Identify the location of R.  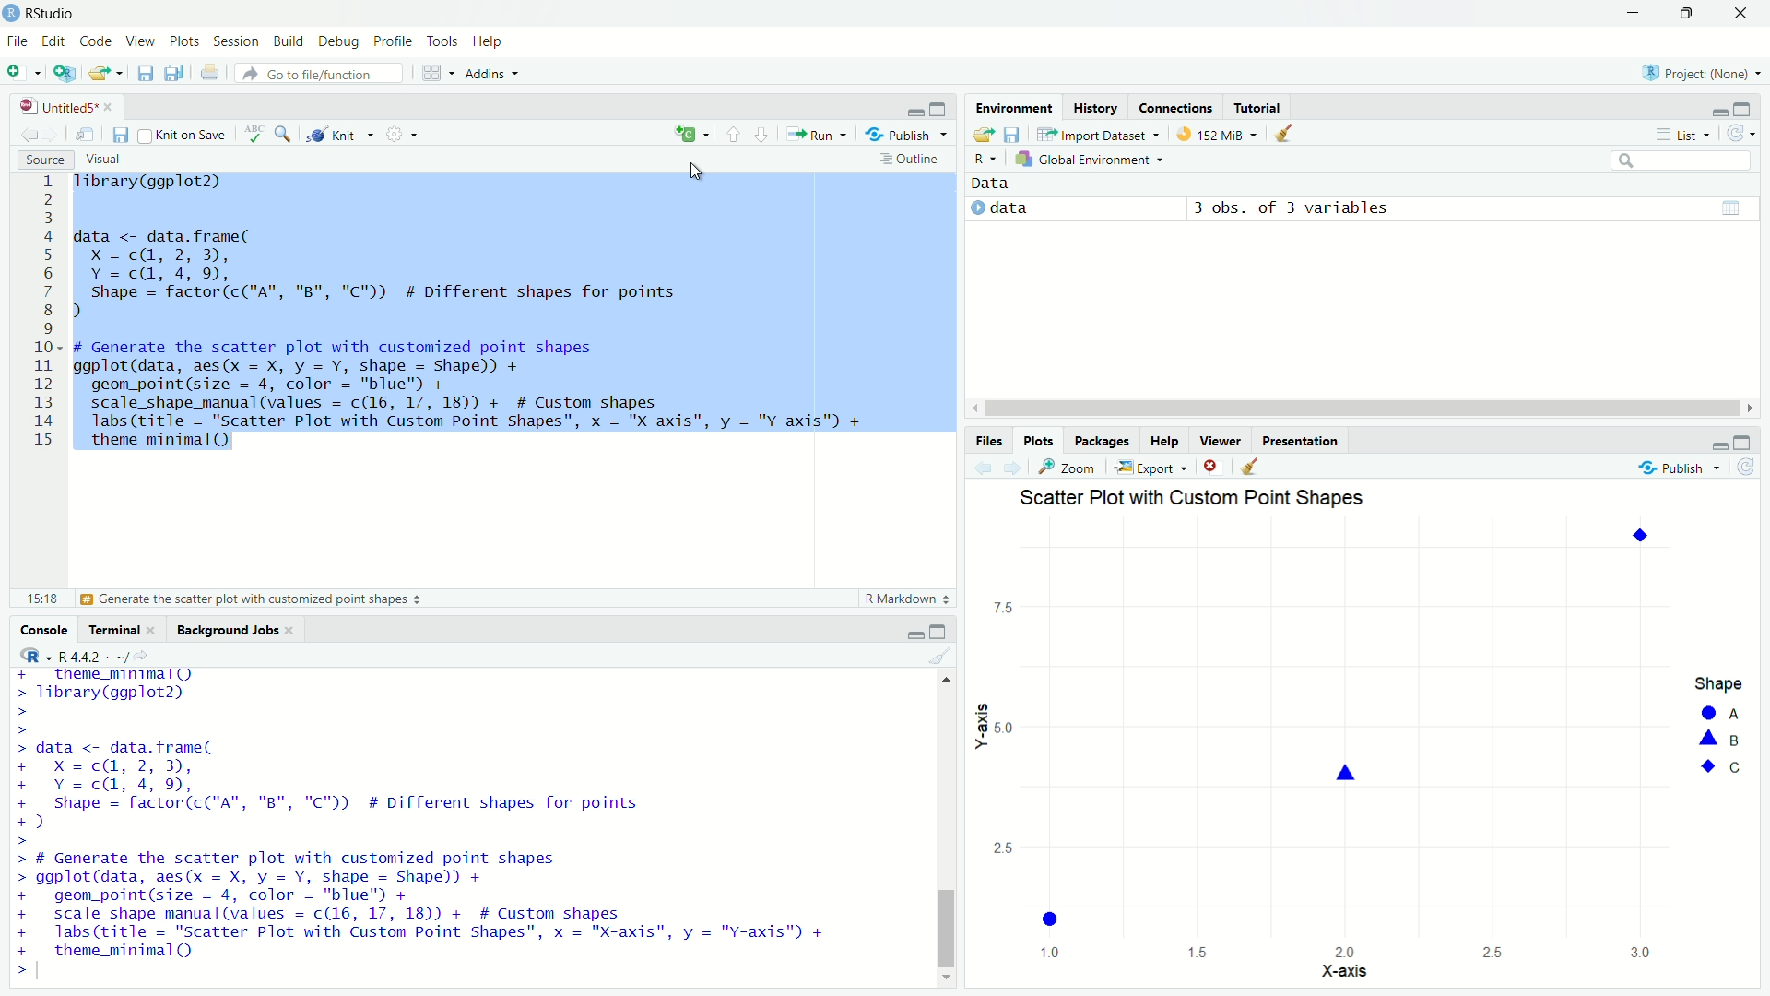
(34, 656).